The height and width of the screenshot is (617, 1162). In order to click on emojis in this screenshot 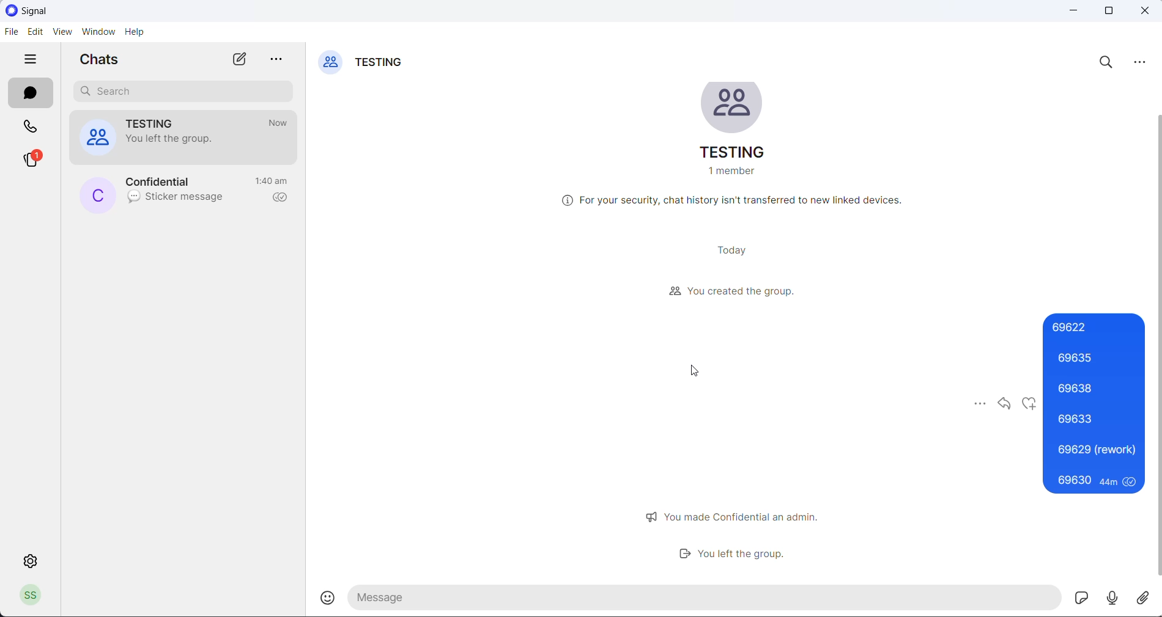, I will do `click(331, 597)`.